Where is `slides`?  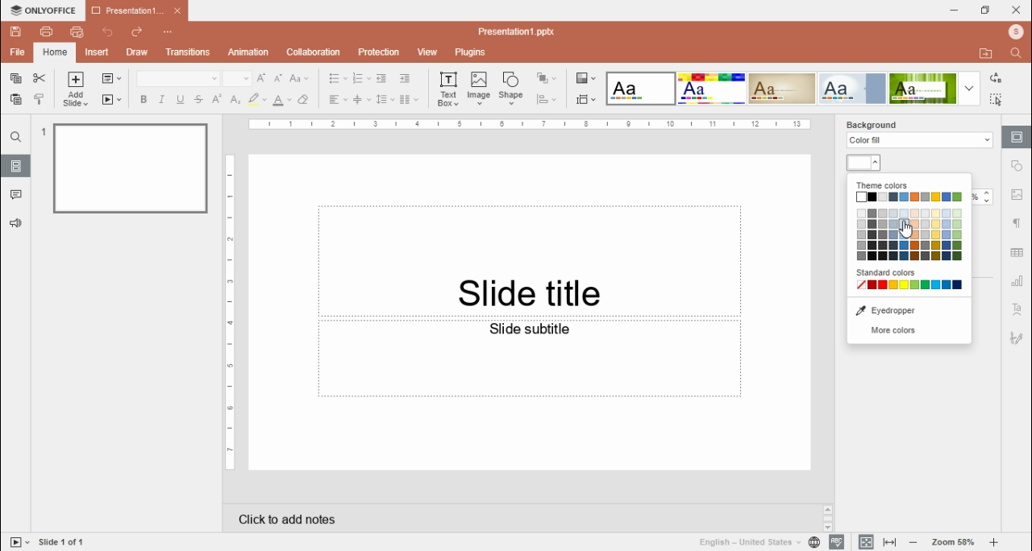
slides is located at coordinates (16, 166).